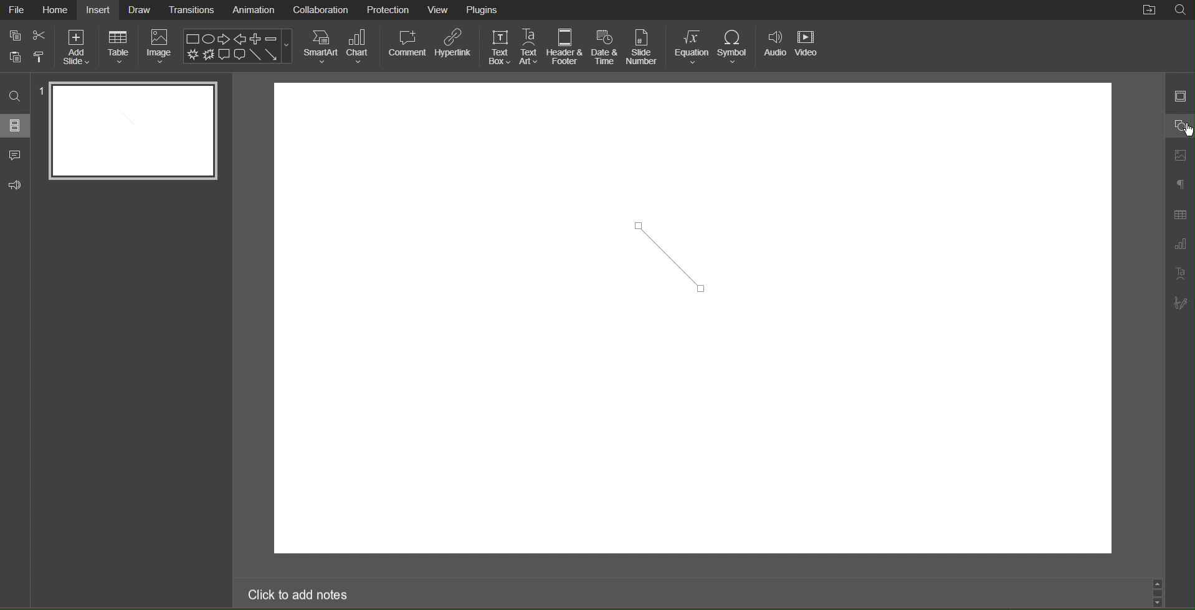 This screenshot has height=610, width=1195. Describe the element at coordinates (1181, 185) in the screenshot. I see `Paragraph Settings` at that location.